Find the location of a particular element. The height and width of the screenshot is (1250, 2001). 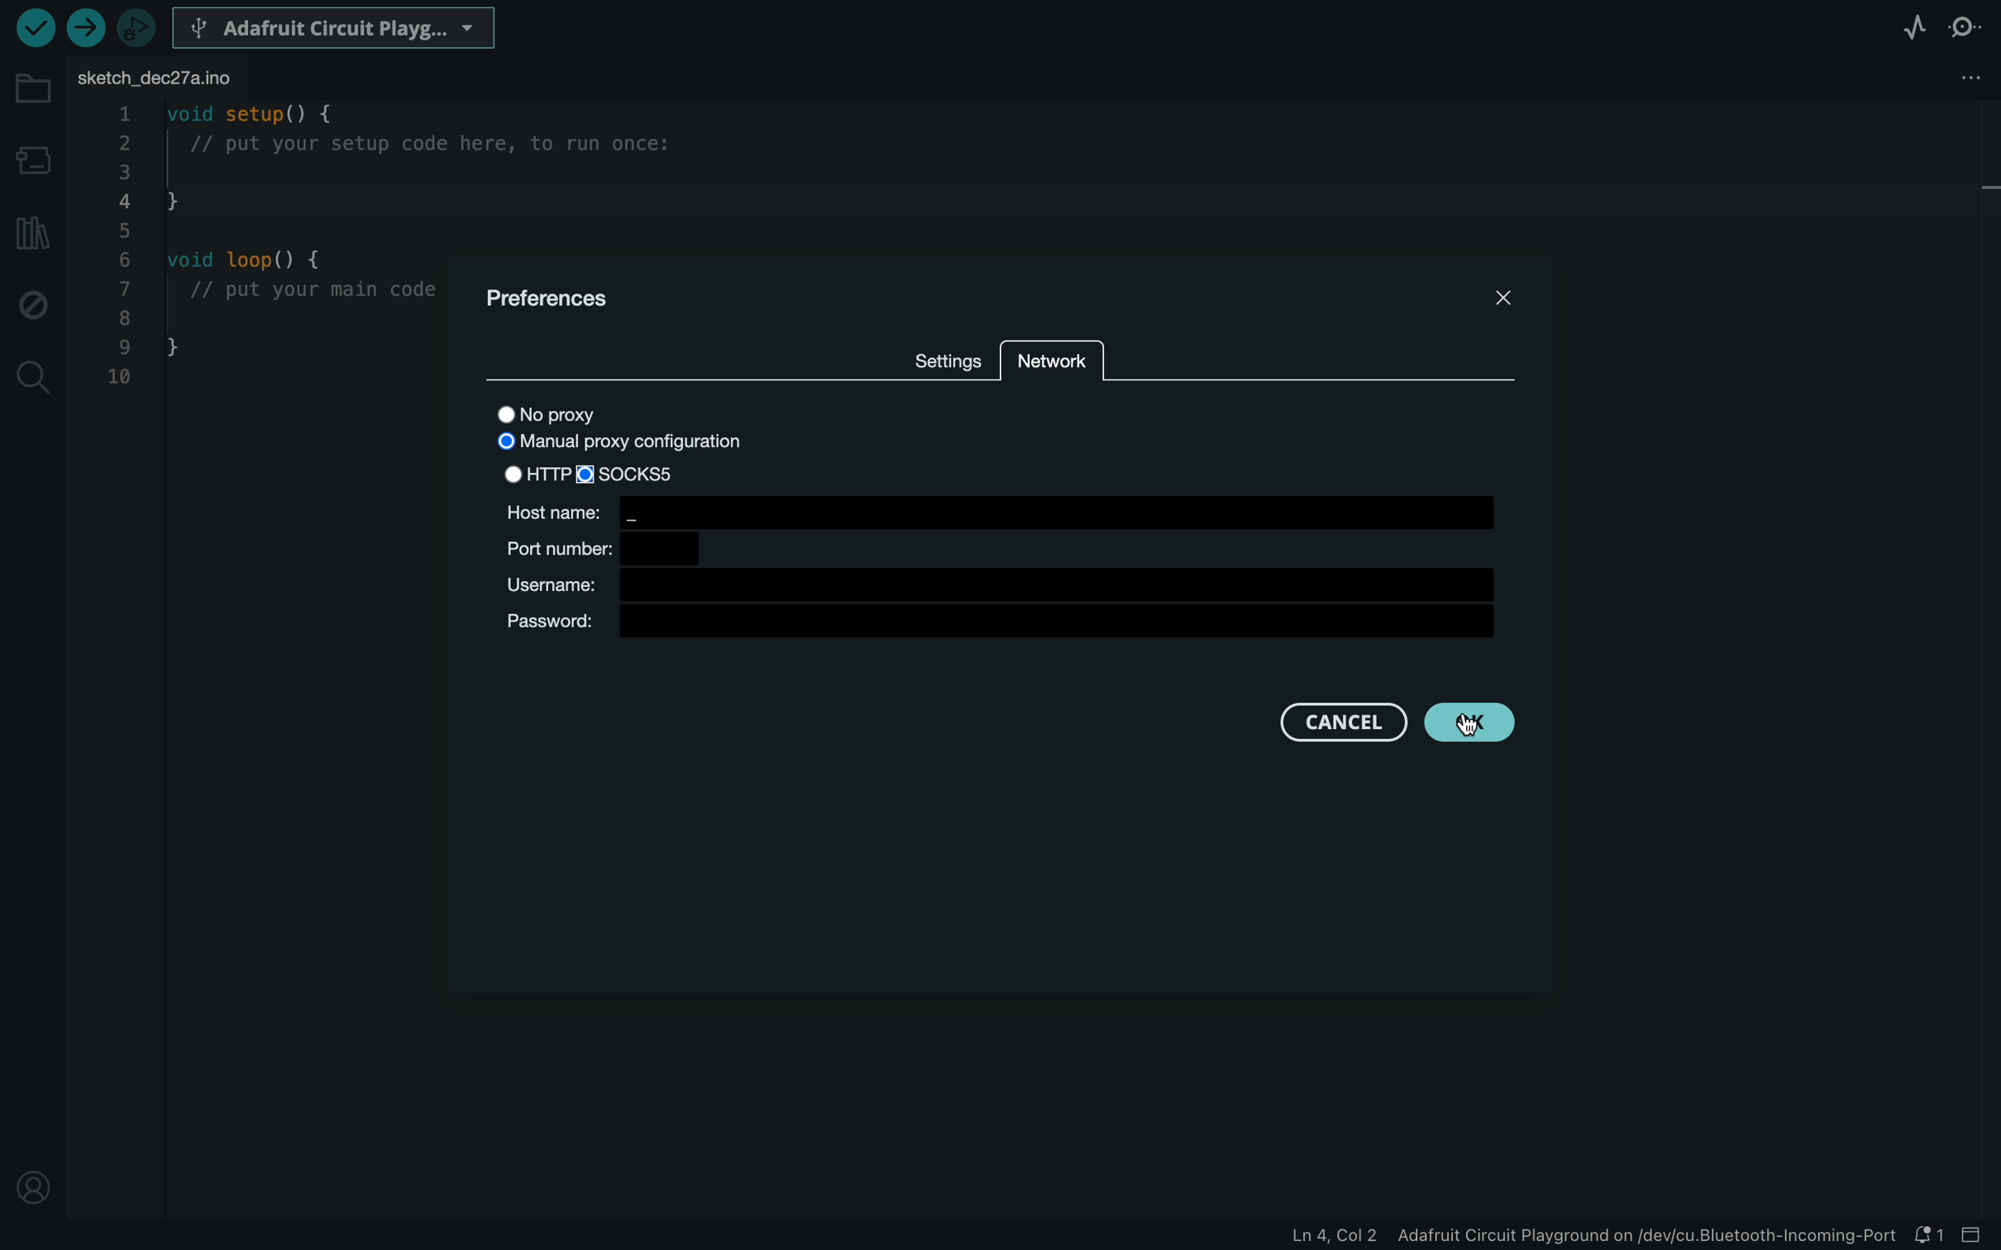

password is located at coordinates (1009, 623).